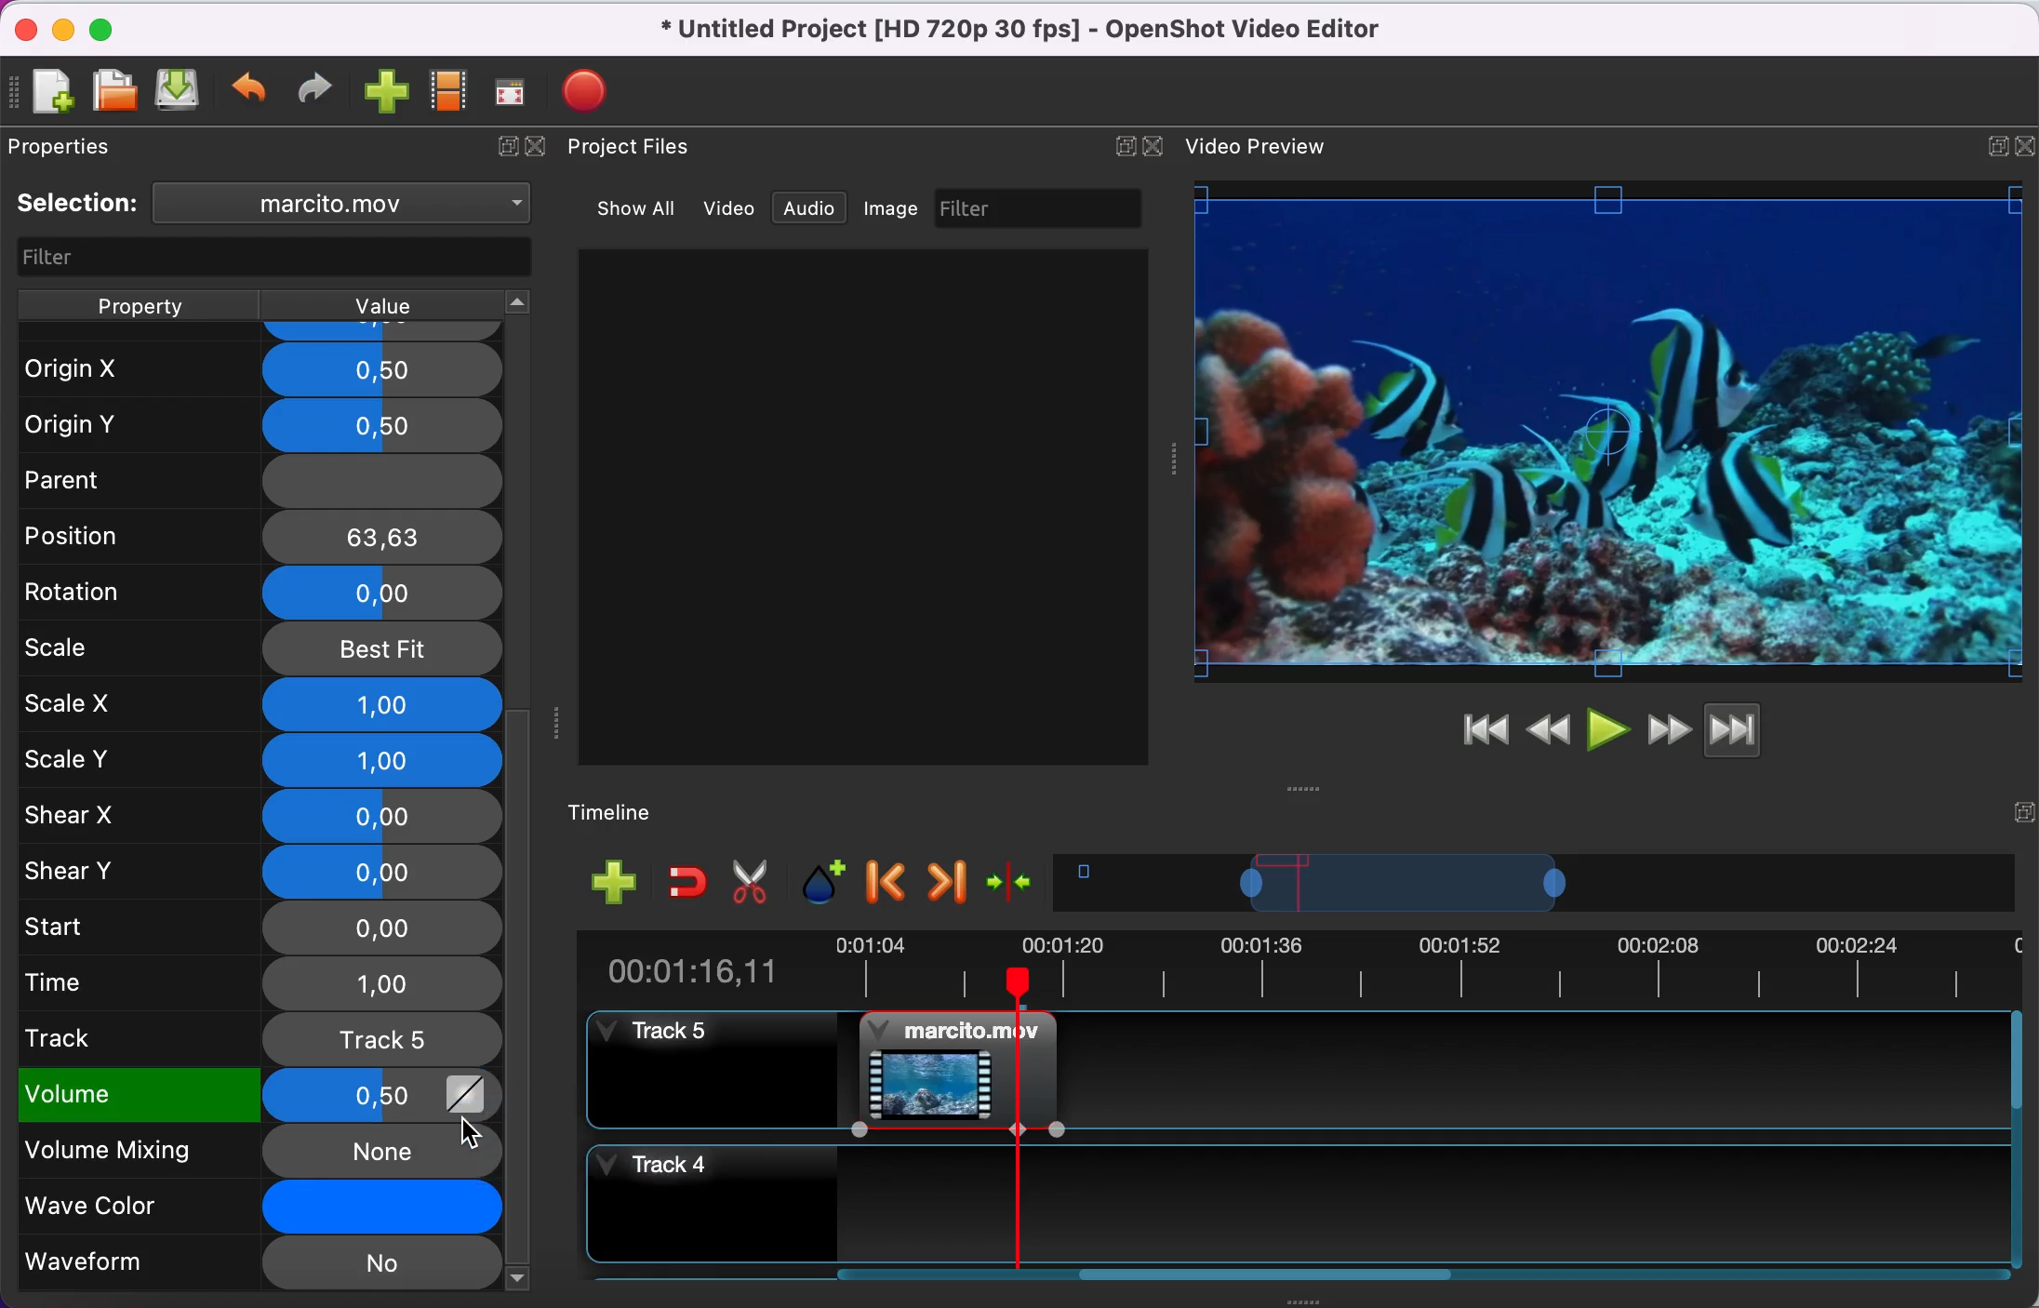  What do you see at coordinates (590, 86) in the screenshot?
I see `export file` at bounding box center [590, 86].